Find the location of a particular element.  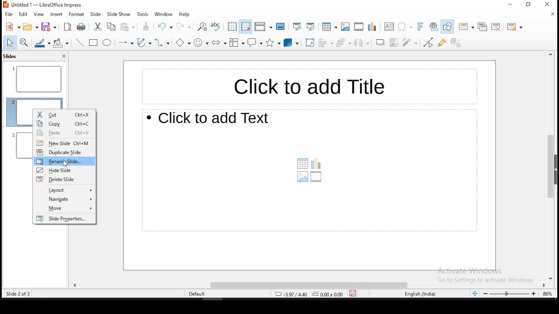

print is located at coordinates (81, 26).